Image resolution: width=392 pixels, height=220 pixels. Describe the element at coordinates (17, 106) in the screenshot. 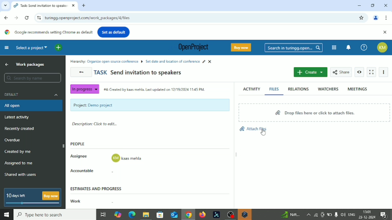

I see `All open` at that location.